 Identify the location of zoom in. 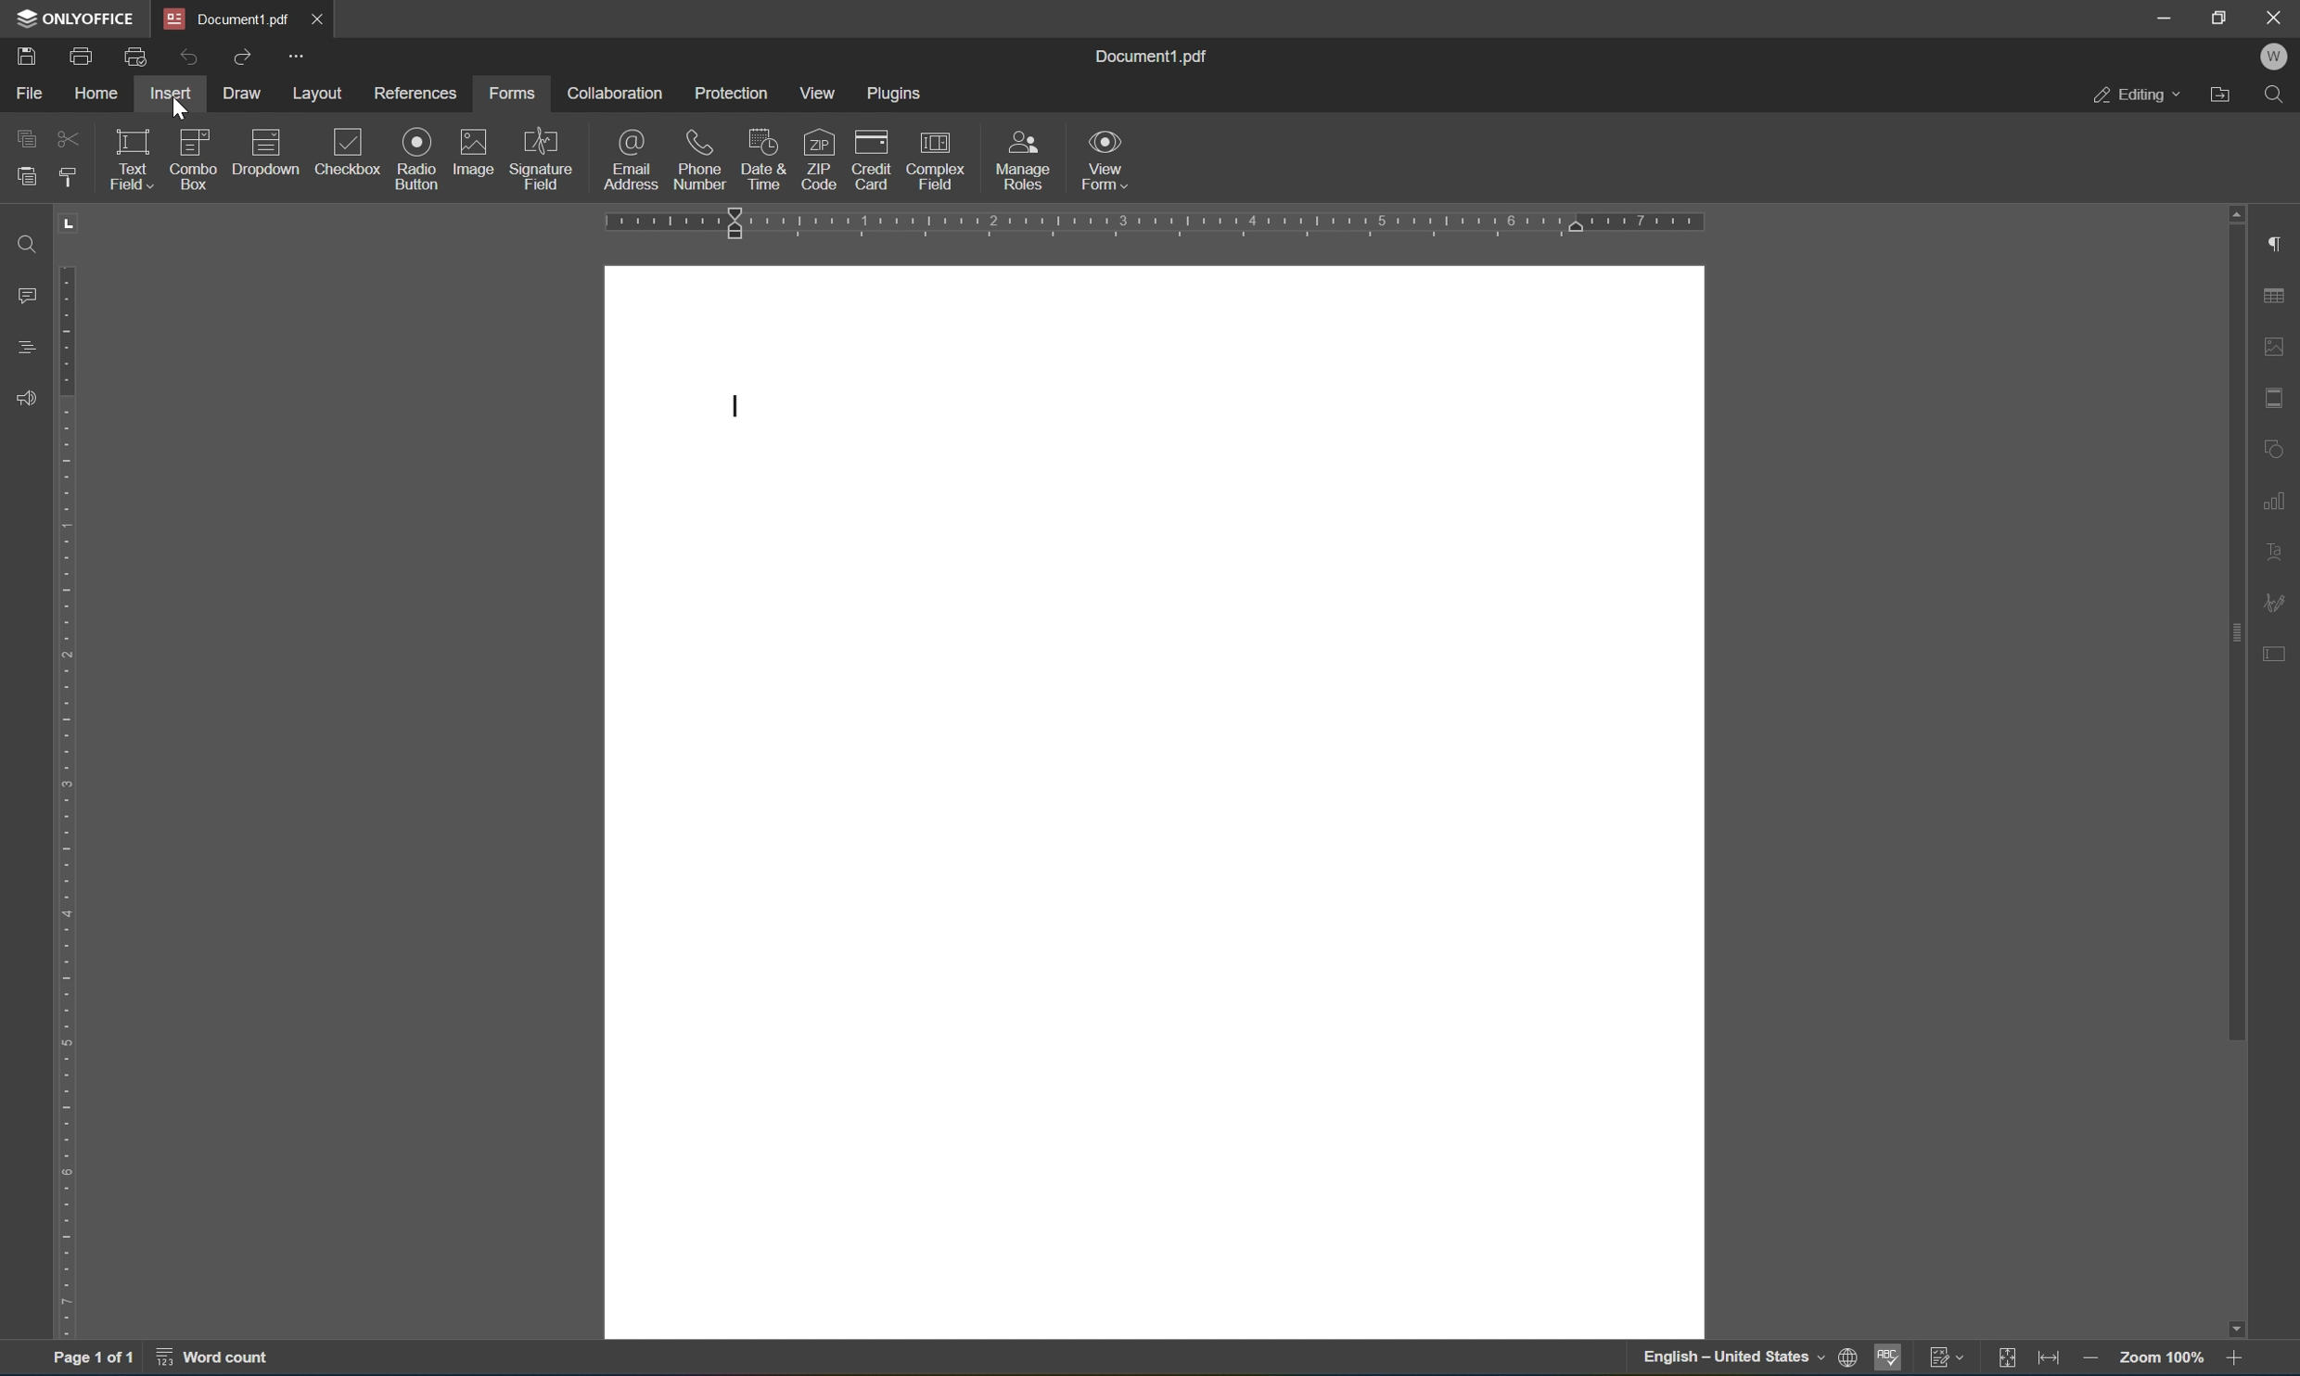
(2239, 1359).